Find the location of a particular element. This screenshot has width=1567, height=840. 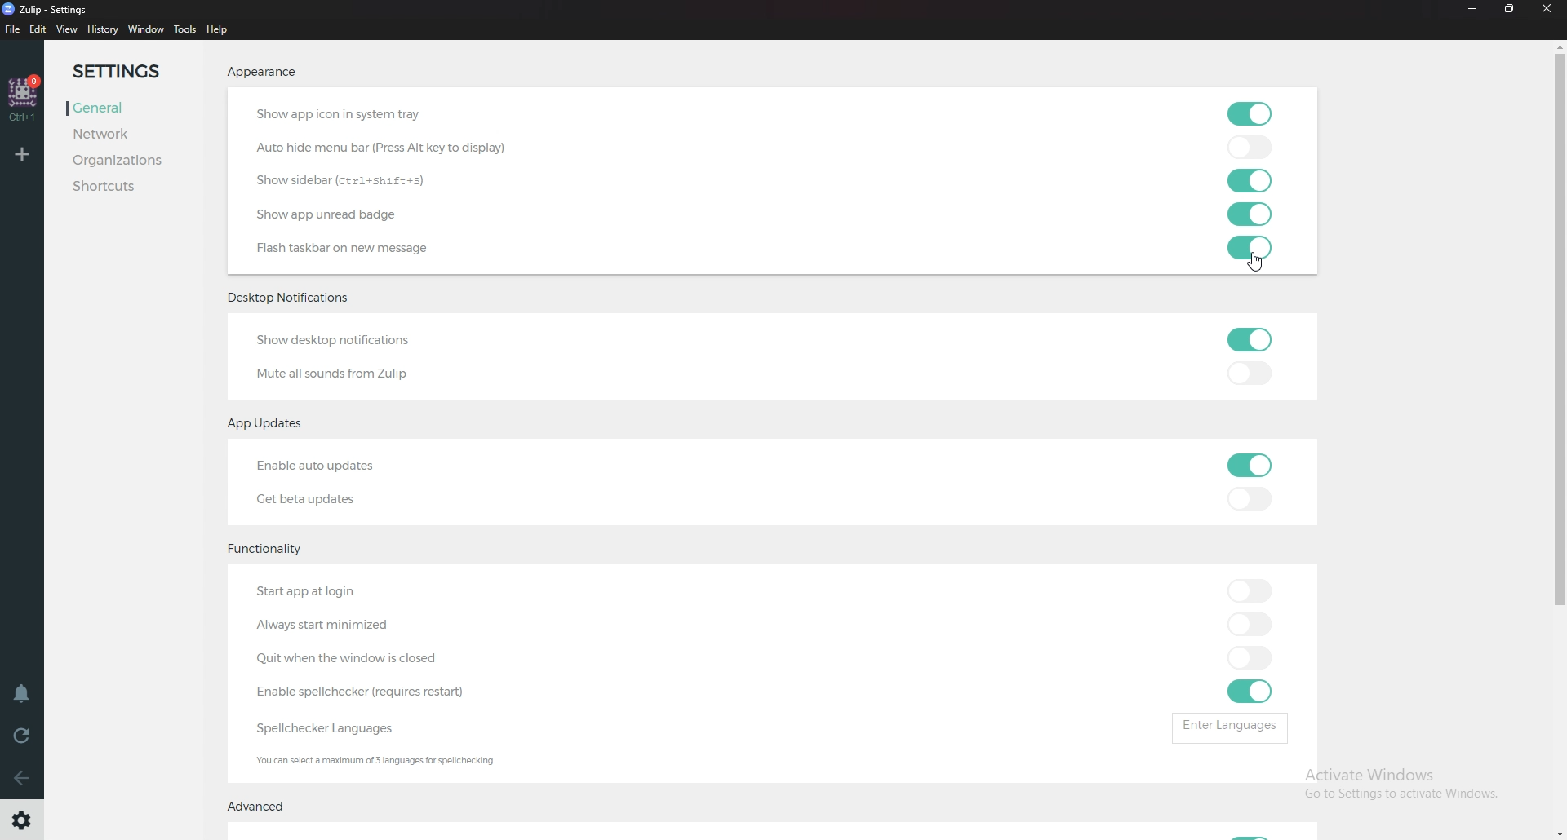

info is located at coordinates (398, 763).